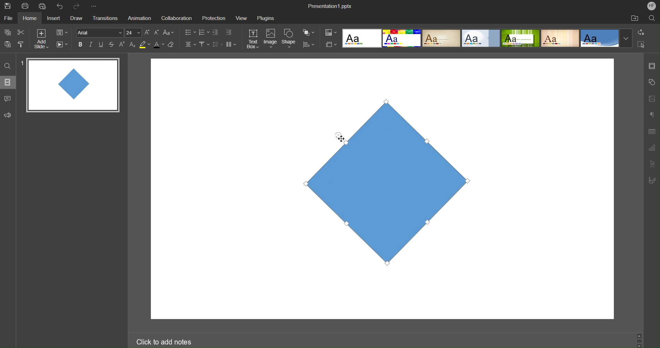 The width and height of the screenshot is (660, 348). What do you see at coordinates (104, 18) in the screenshot?
I see `Transitions` at bounding box center [104, 18].